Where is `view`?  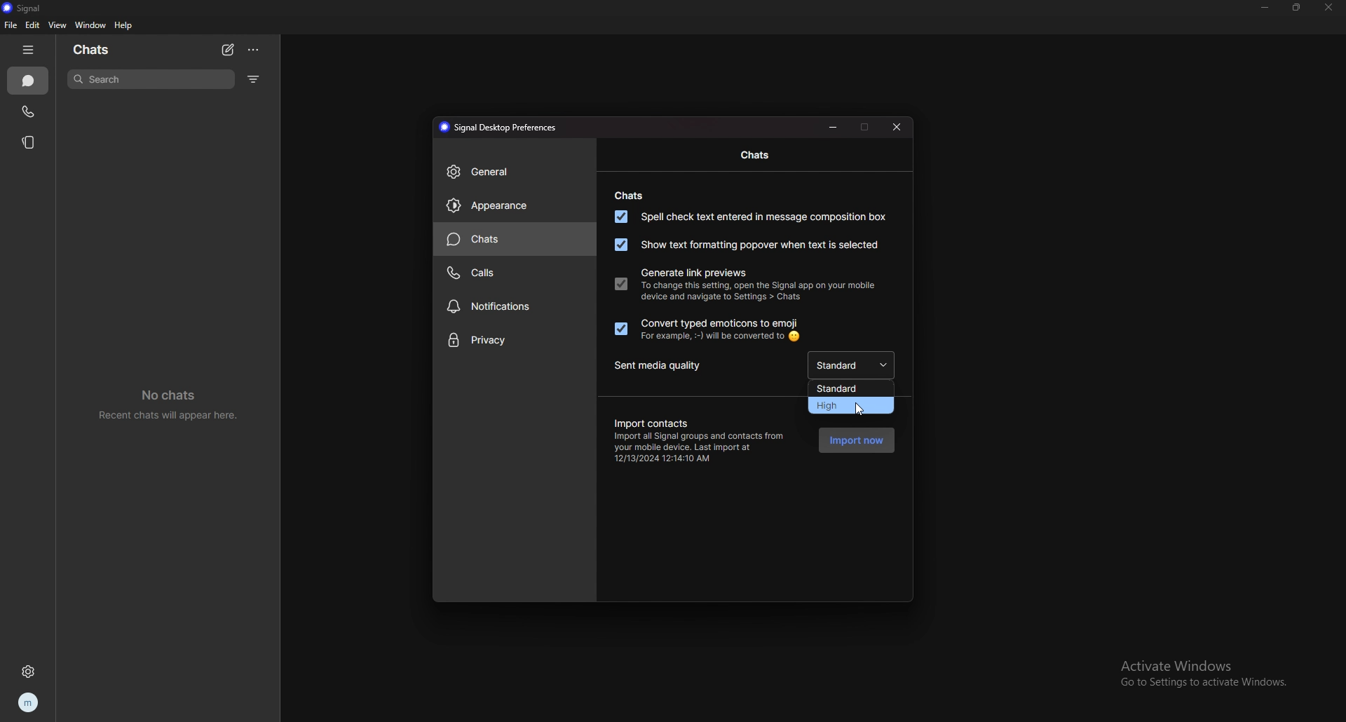 view is located at coordinates (57, 25).